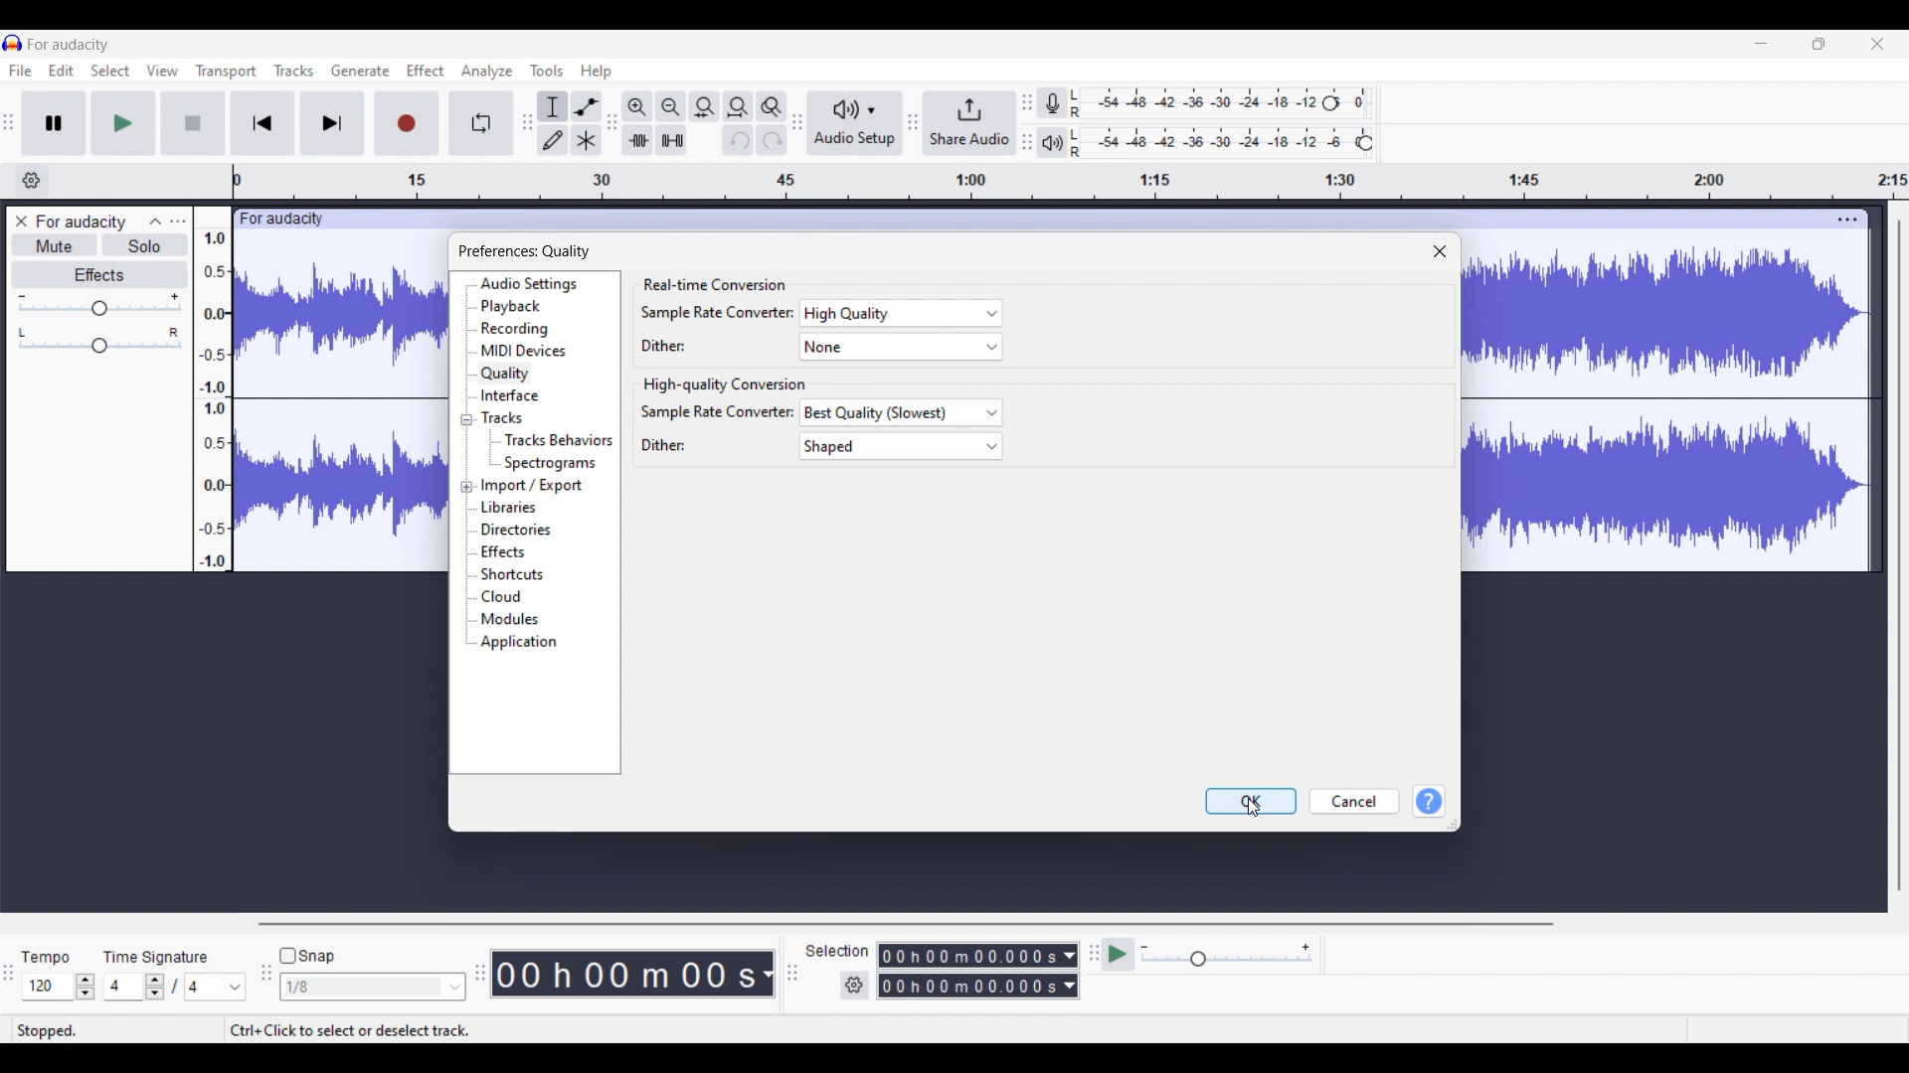 The image size is (1909, 1073). What do you see at coordinates (510, 395) in the screenshot?
I see `Interface` at bounding box center [510, 395].